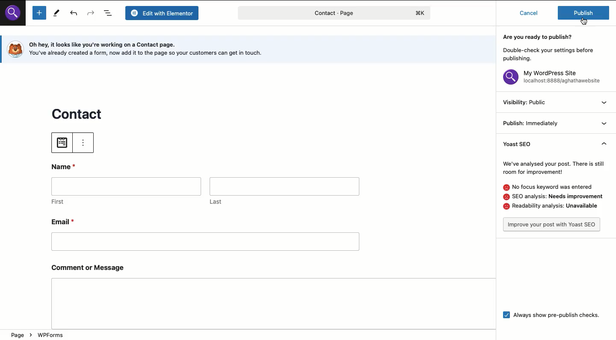 The height and width of the screenshot is (340, 616). What do you see at coordinates (528, 14) in the screenshot?
I see `Cancel` at bounding box center [528, 14].